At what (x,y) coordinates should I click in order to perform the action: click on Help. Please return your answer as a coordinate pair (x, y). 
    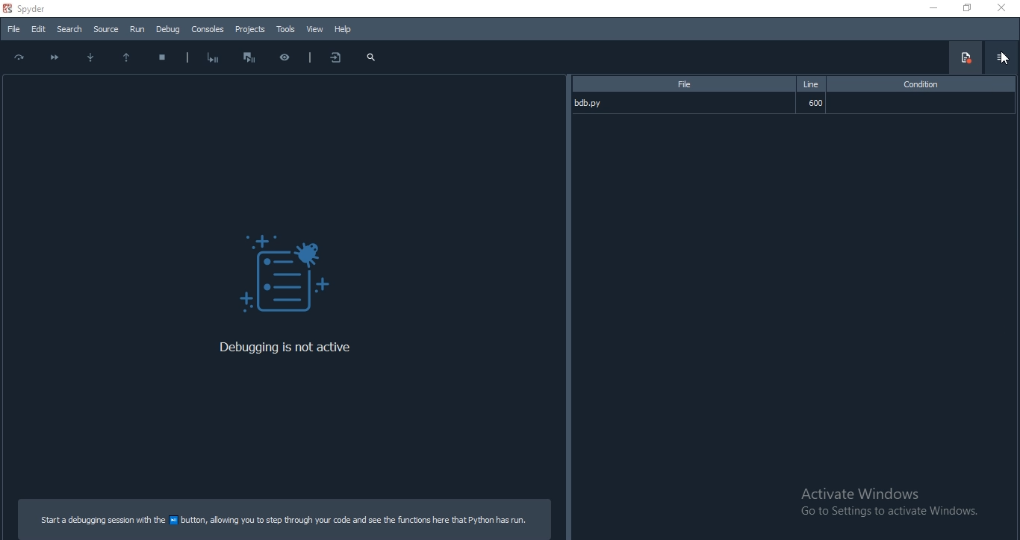
    Looking at the image, I should click on (346, 29).